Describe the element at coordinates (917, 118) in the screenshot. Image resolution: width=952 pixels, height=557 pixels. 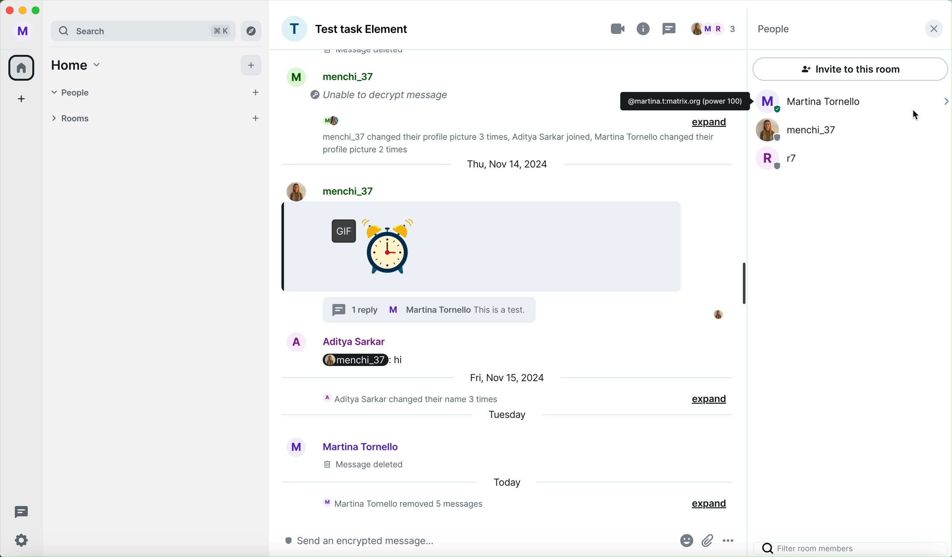
I see `cursor` at that location.